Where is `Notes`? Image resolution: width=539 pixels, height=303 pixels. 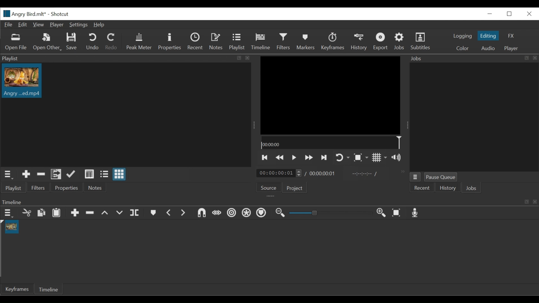
Notes is located at coordinates (217, 42).